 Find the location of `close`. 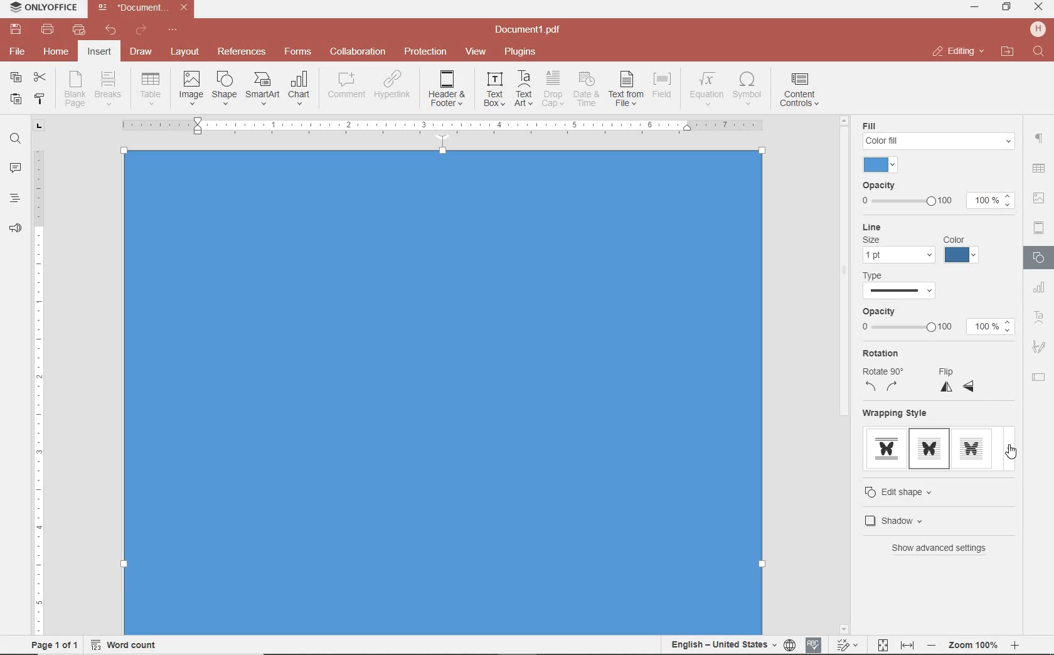

close is located at coordinates (957, 51).